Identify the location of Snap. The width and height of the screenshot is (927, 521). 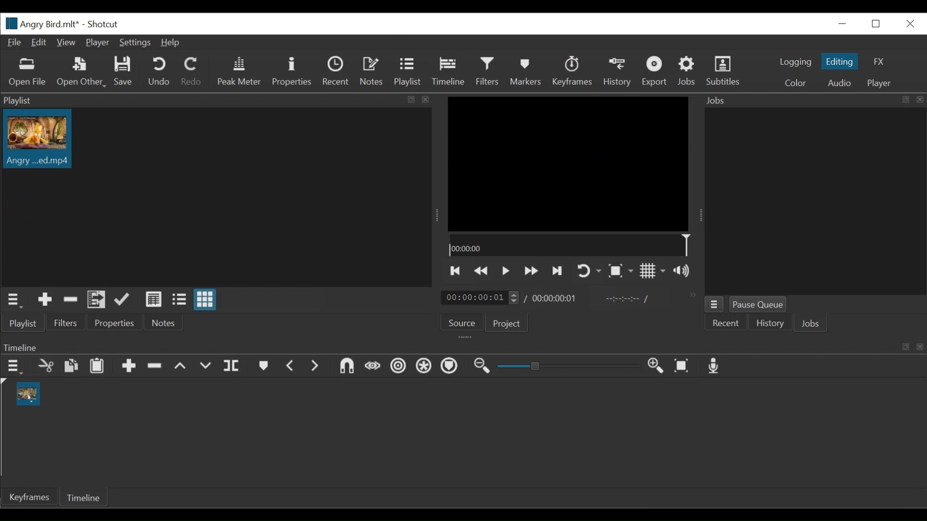
(346, 367).